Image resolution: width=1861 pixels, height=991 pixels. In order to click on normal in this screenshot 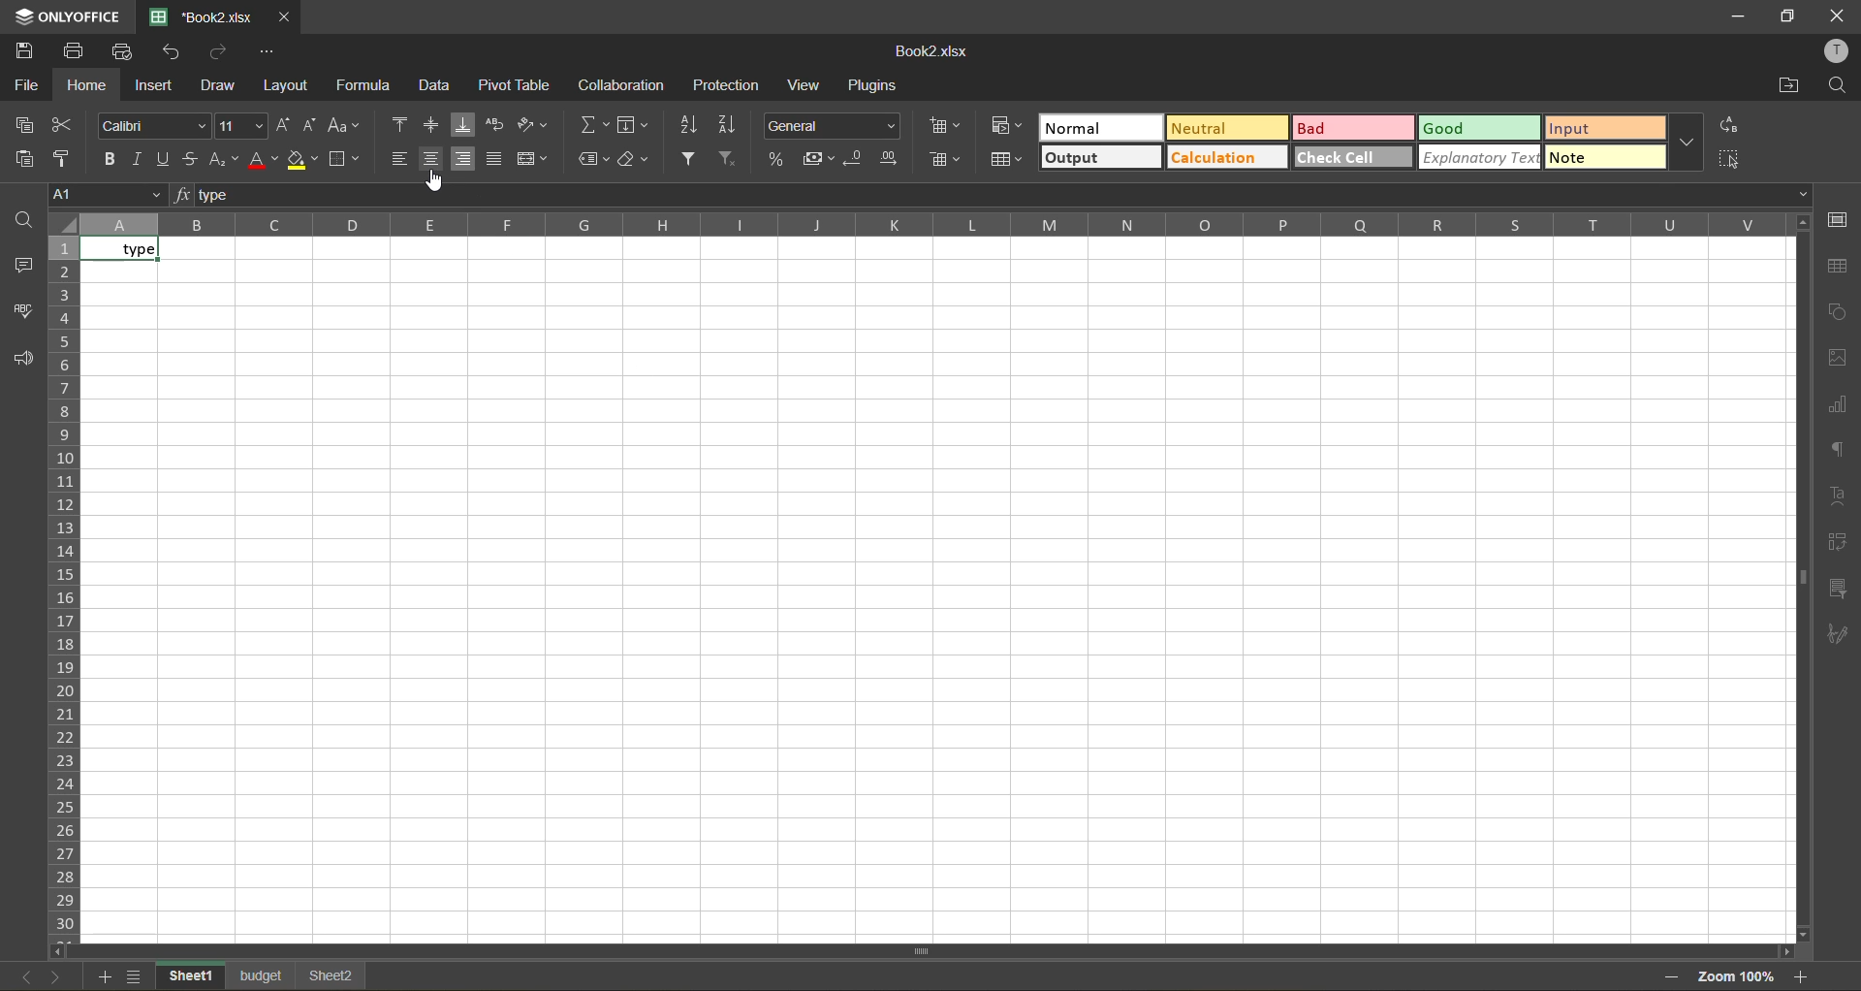, I will do `click(1098, 127)`.